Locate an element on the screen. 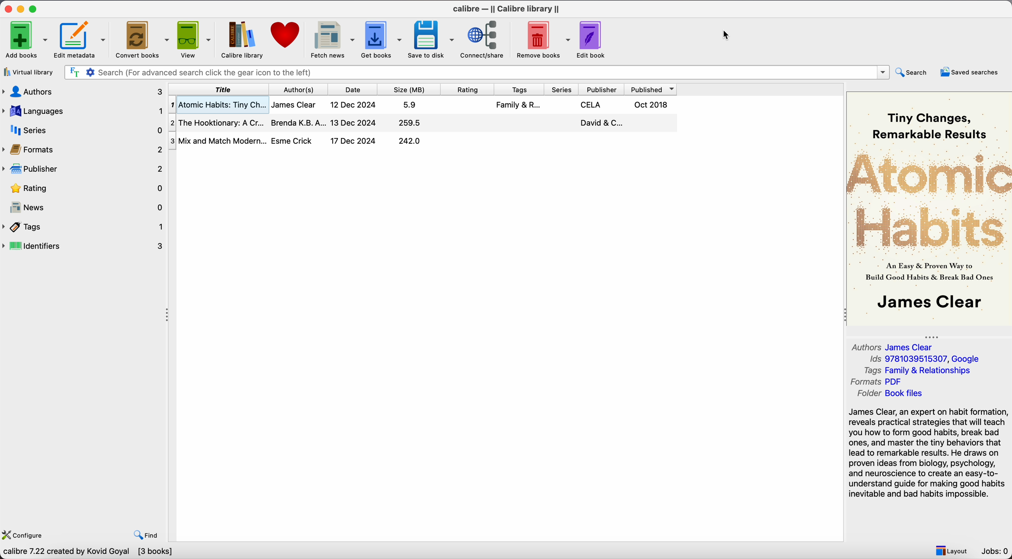 The width and height of the screenshot is (1012, 559). book cover preview is located at coordinates (928, 208).